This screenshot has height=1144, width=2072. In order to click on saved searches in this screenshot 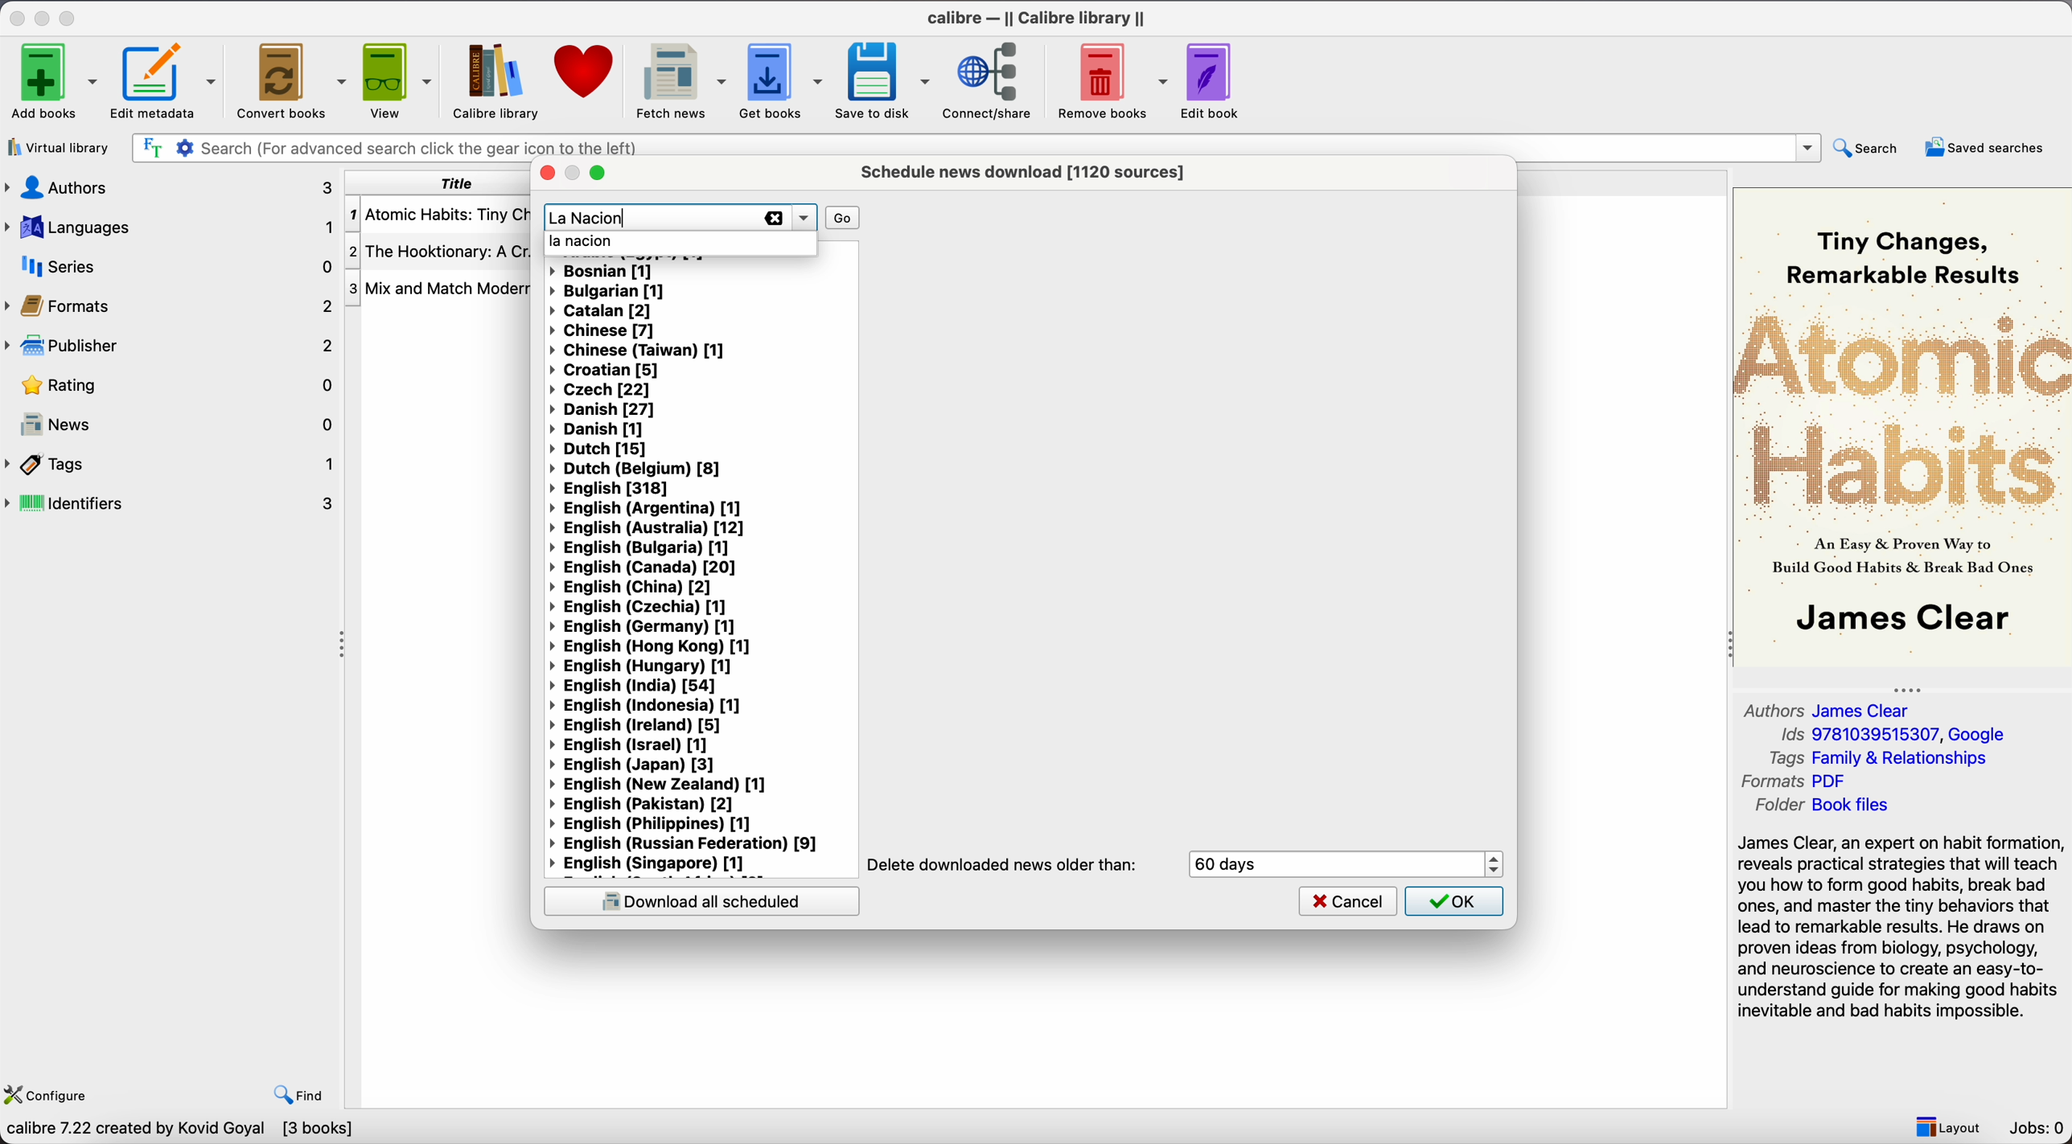, I will do `click(1989, 146)`.